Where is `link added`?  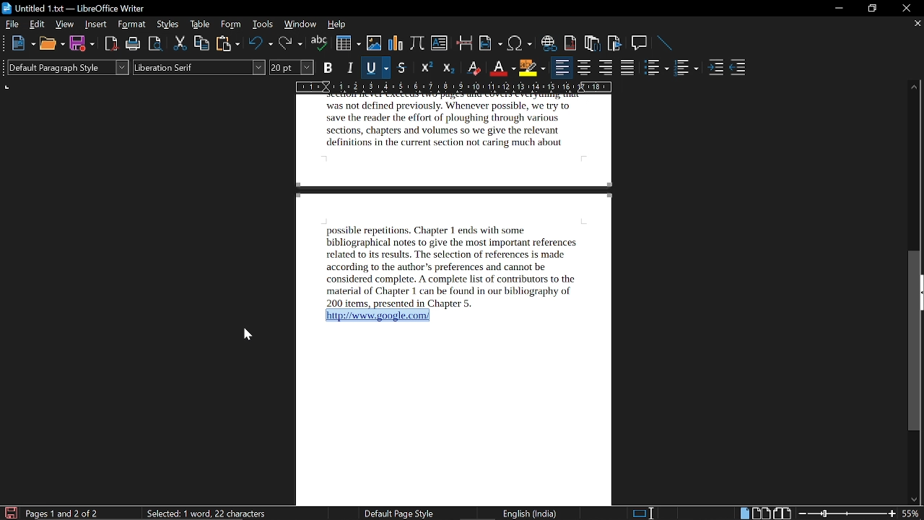
link added is located at coordinates (380, 316).